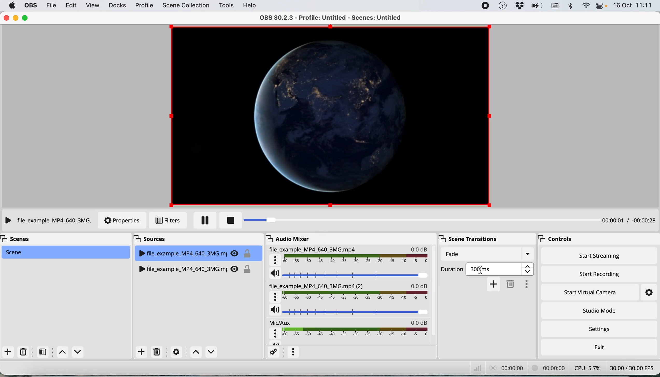  Describe the element at coordinates (250, 6) in the screenshot. I see `help` at that location.